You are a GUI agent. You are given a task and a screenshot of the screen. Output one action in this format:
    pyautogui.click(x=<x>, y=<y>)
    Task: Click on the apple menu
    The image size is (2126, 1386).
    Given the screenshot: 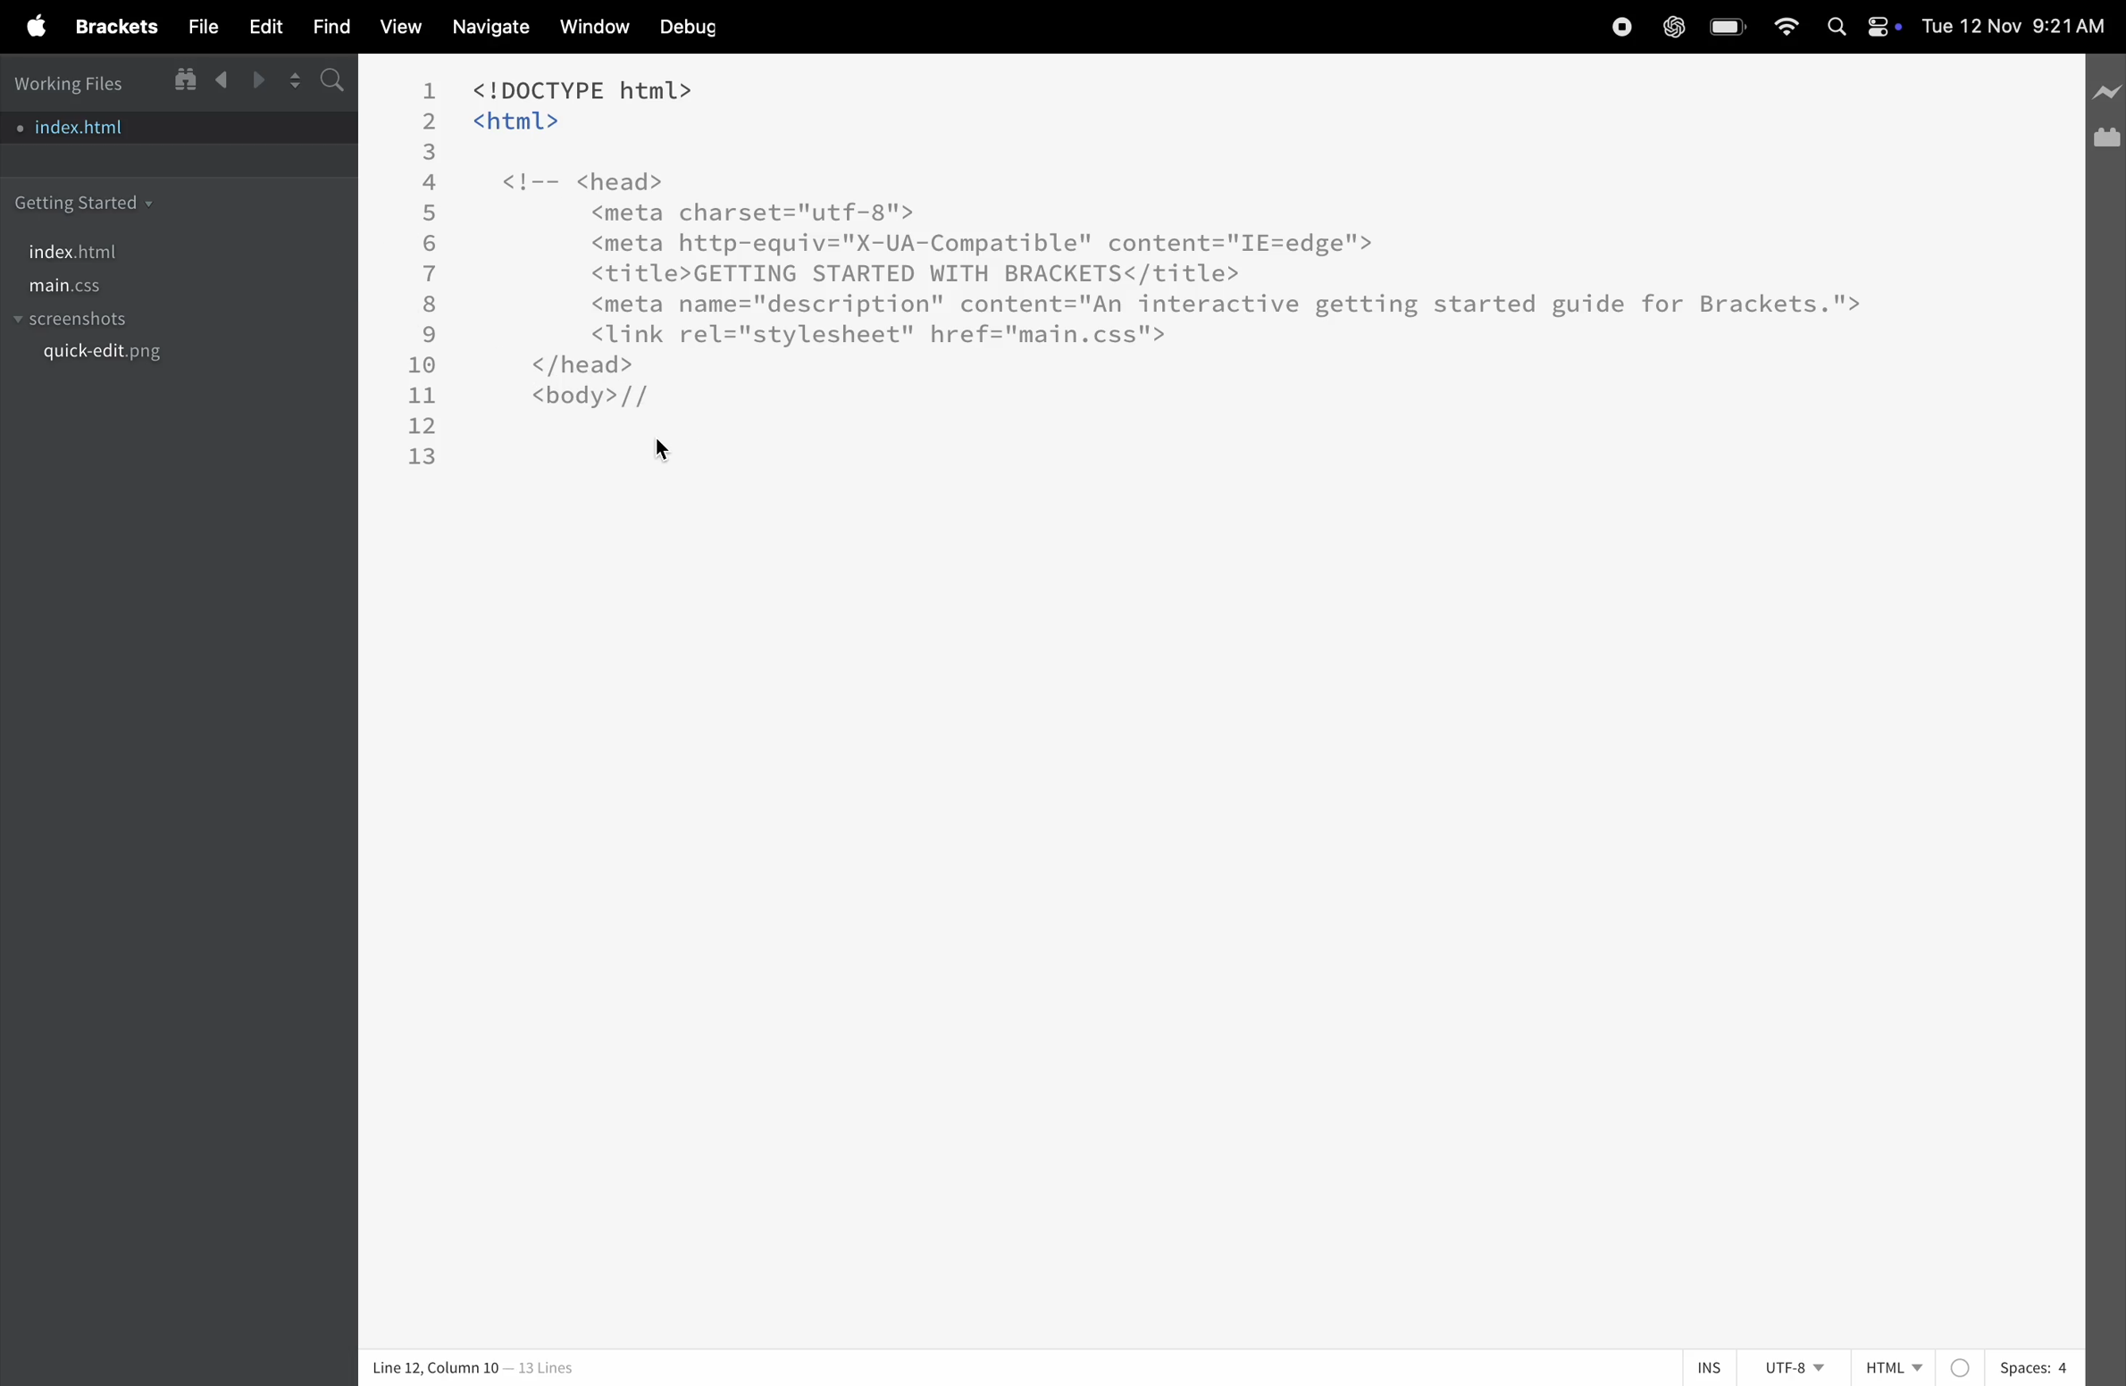 What is the action you would take?
    pyautogui.click(x=31, y=27)
    